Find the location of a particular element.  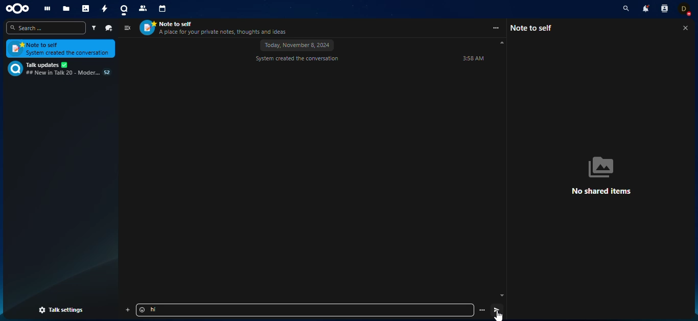

chat is located at coordinates (58, 68).